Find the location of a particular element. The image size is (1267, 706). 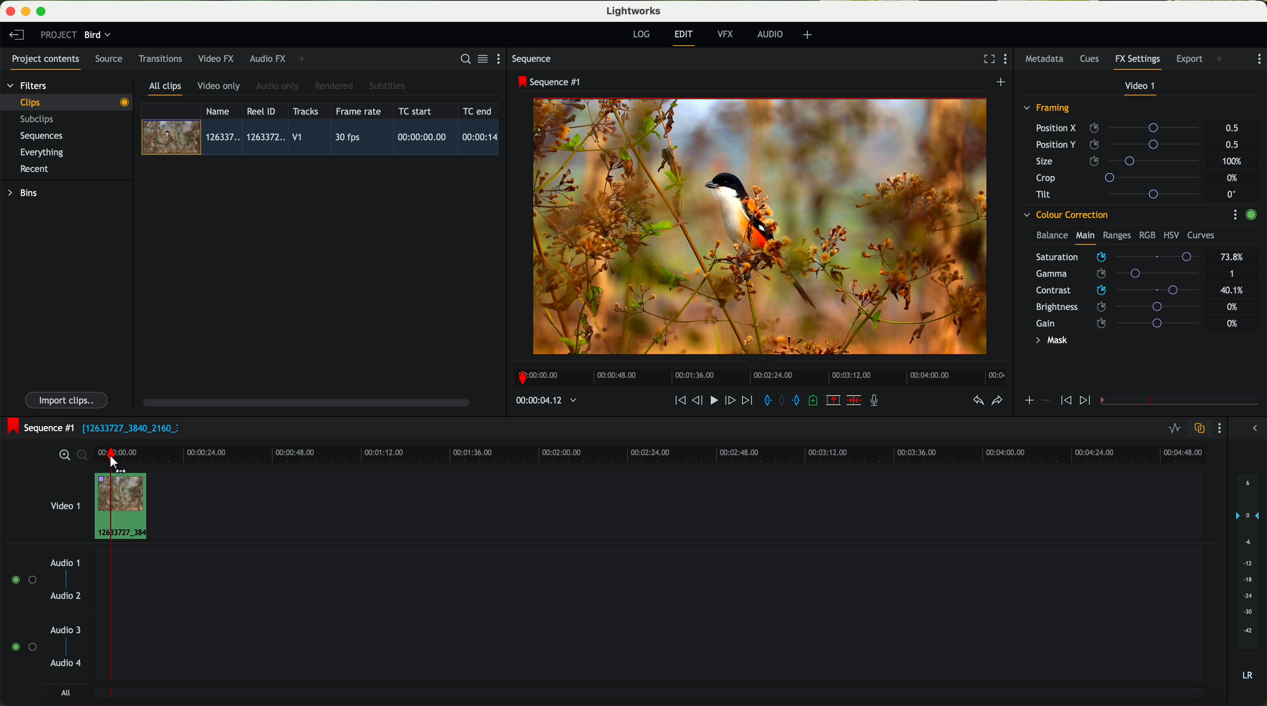

position X is located at coordinates (1121, 128).